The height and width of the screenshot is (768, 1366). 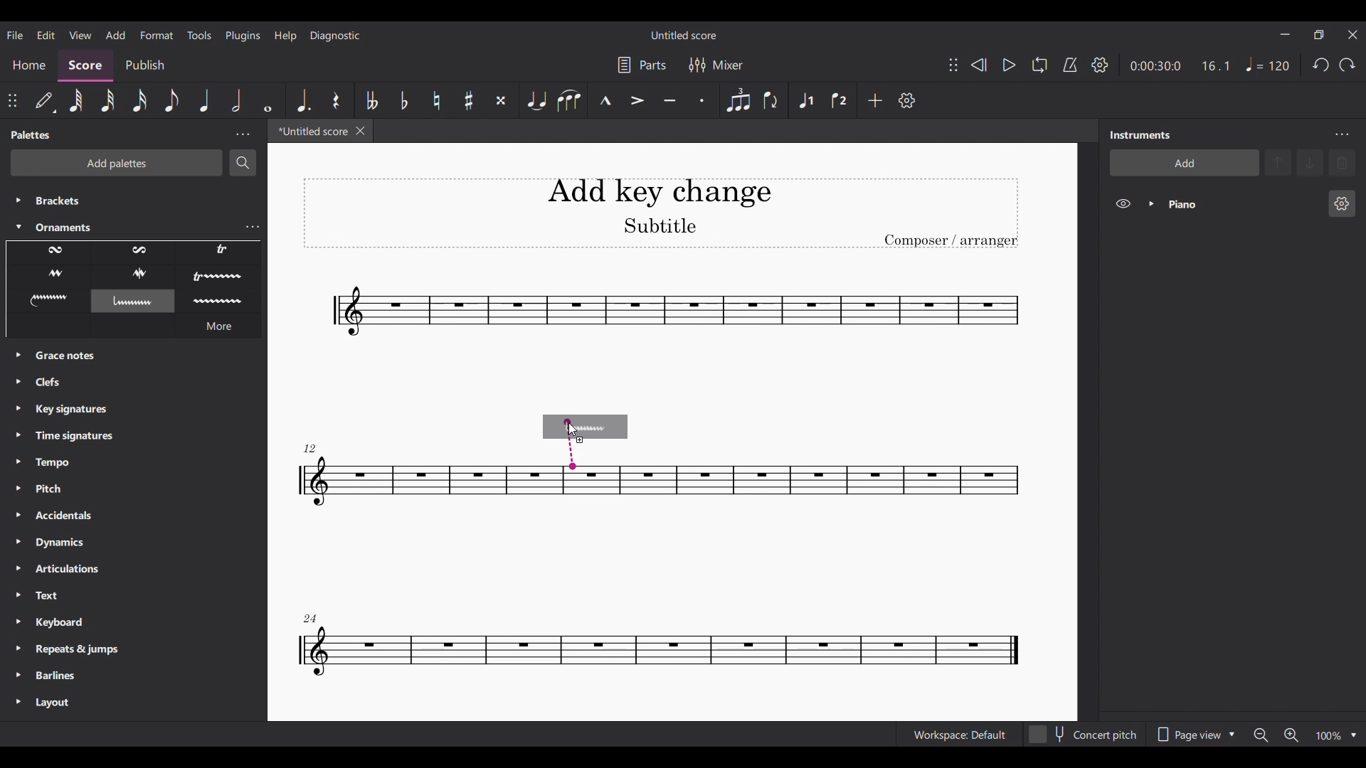 What do you see at coordinates (303, 100) in the screenshot?
I see `Augmentation dot` at bounding box center [303, 100].